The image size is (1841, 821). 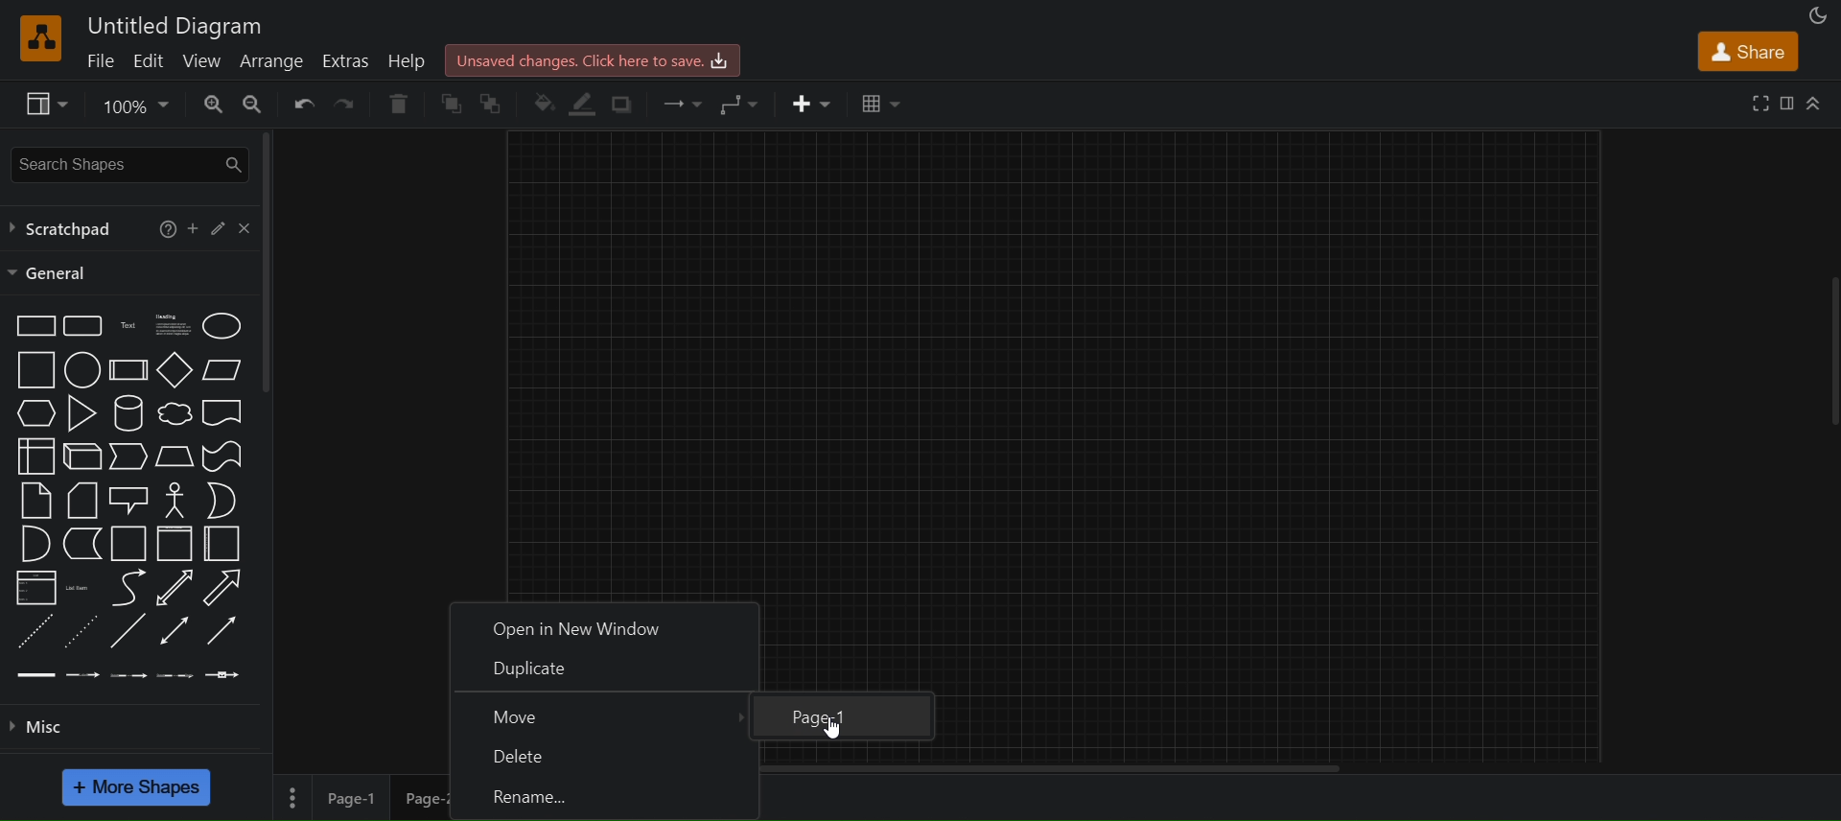 I want to click on to front, so click(x=452, y=104).